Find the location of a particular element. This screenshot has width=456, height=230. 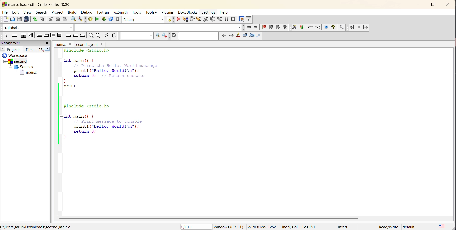

fortran is located at coordinates (104, 13).